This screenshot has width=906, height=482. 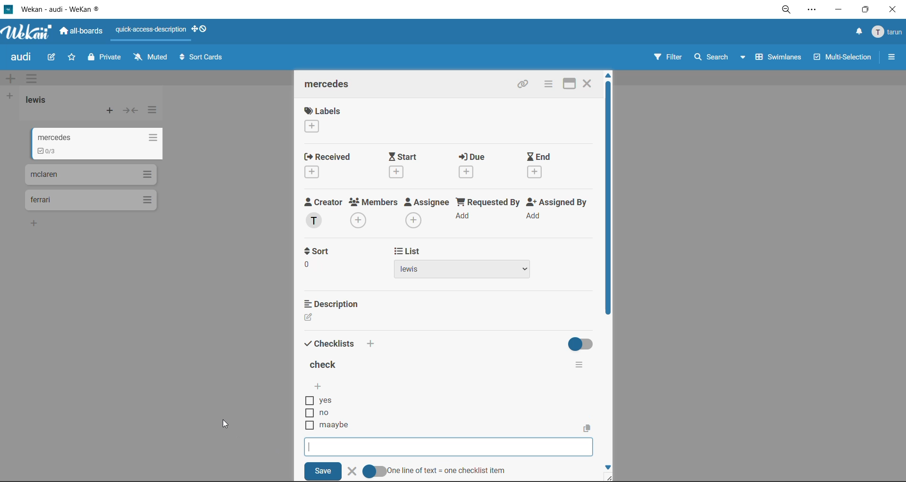 What do you see at coordinates (327, 119) in the screenshot?
I see `label` at bounding box center [327, 119].